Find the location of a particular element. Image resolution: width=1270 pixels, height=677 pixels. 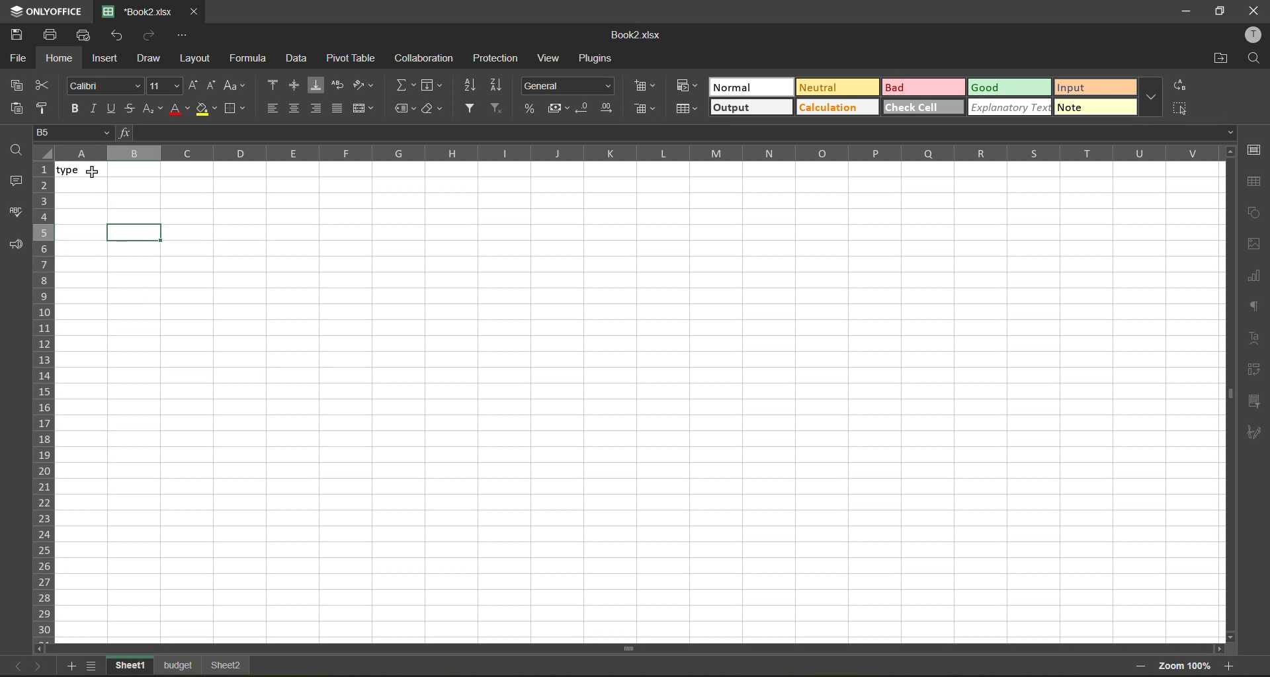

draw is located at coordinates (153, 59).